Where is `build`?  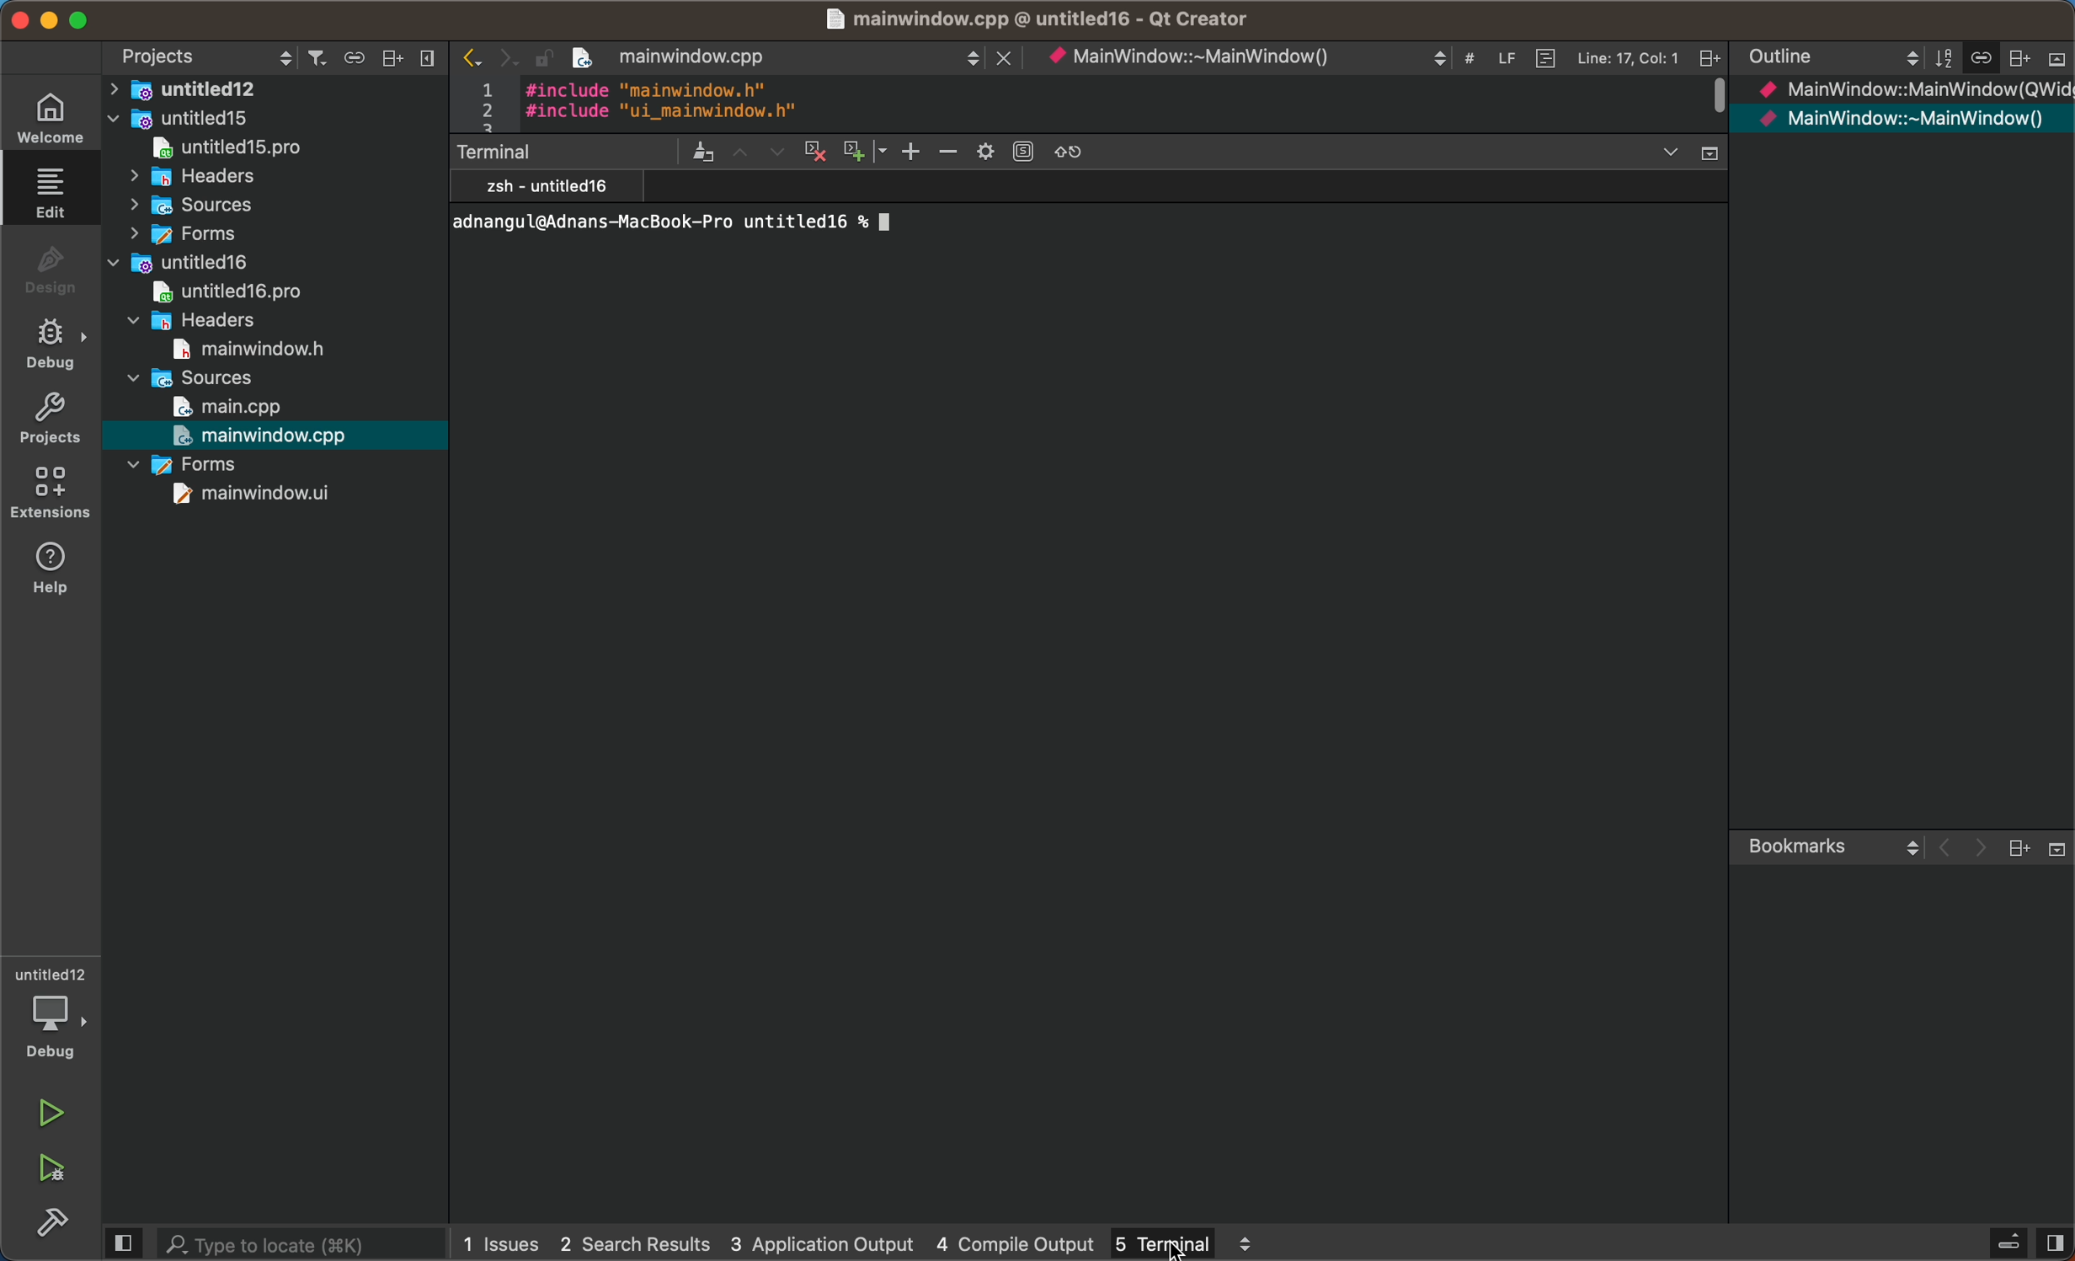
build is located at coordinates (47, 1223).